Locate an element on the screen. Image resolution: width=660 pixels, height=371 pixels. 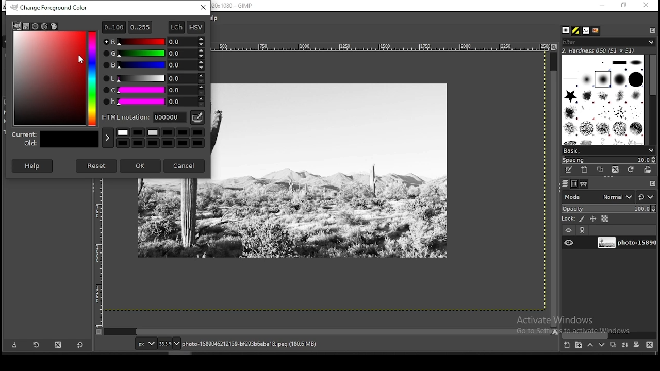
mask layer is located at coordinates (636, 345).